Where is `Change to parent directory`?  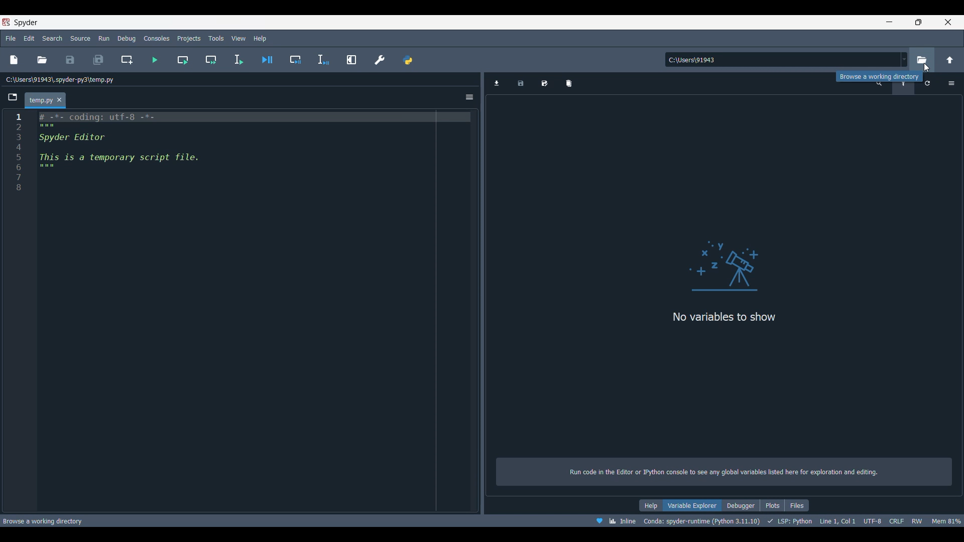
Change to parent directory is located at coordinates (950, 60).